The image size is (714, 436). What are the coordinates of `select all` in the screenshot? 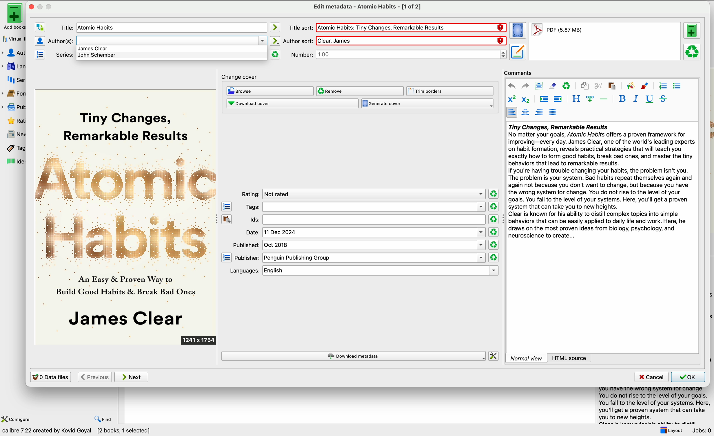 It's located at (539, 85).